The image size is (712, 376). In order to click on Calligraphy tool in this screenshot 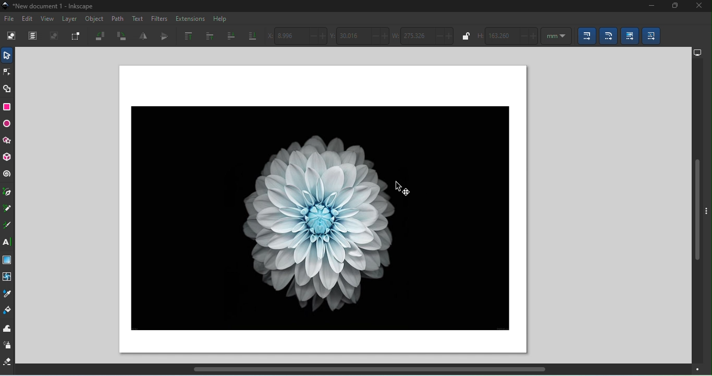, I will do `click(7, 227)`.